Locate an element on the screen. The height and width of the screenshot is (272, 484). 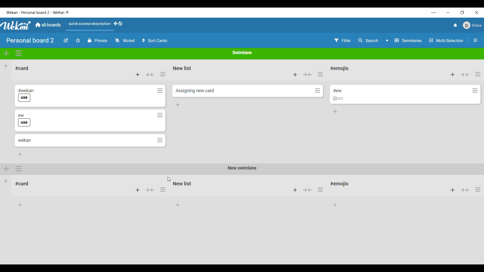
options is located at coordinates (320, 190).